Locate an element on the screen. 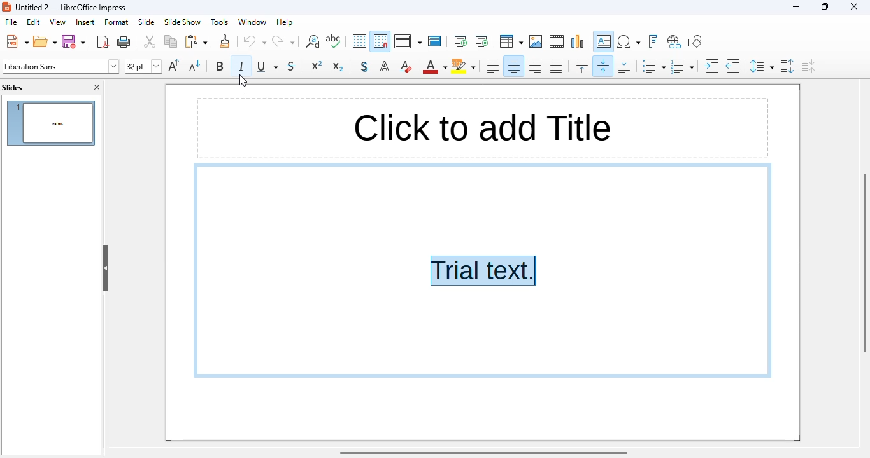 The width and height of the screenshot is (870, 458). logo is located at coordinates (6, 7).